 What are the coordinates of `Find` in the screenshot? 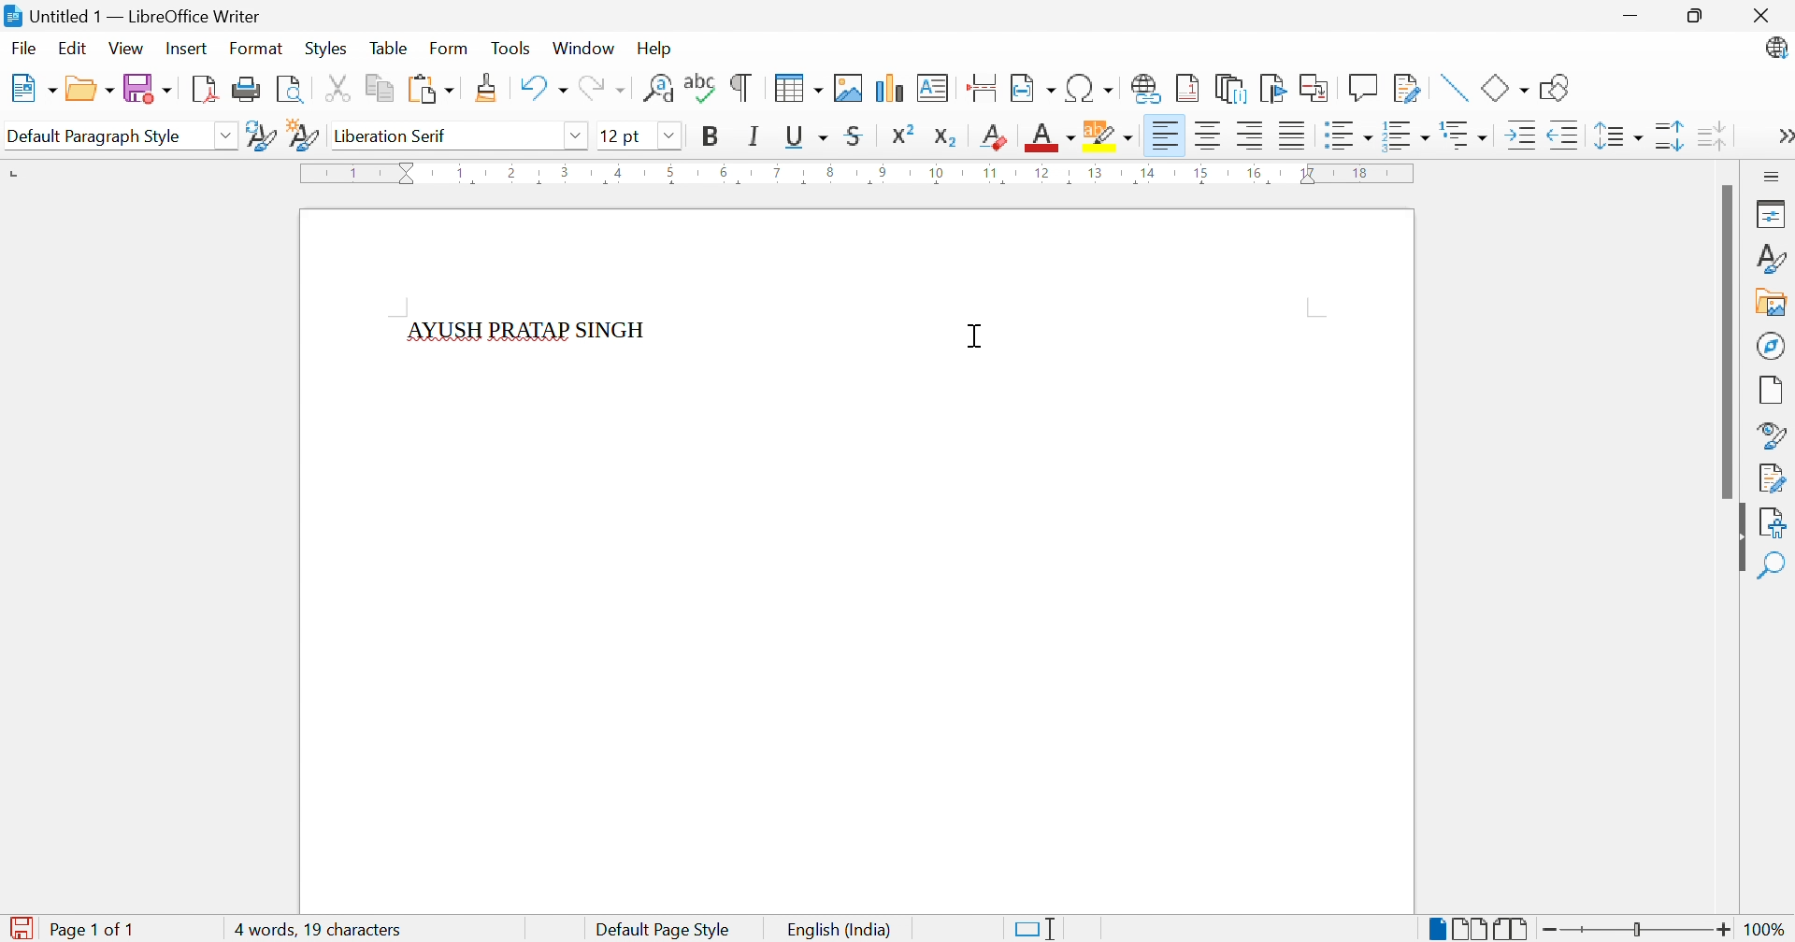 It's located at (1776, 566).